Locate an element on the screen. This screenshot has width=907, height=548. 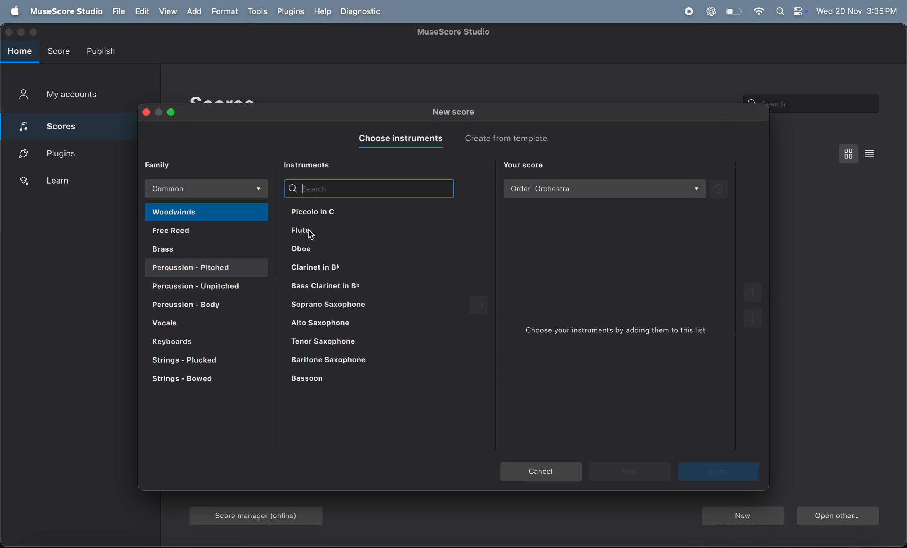
baltimore saxophone is located at coordinates (361, 360).